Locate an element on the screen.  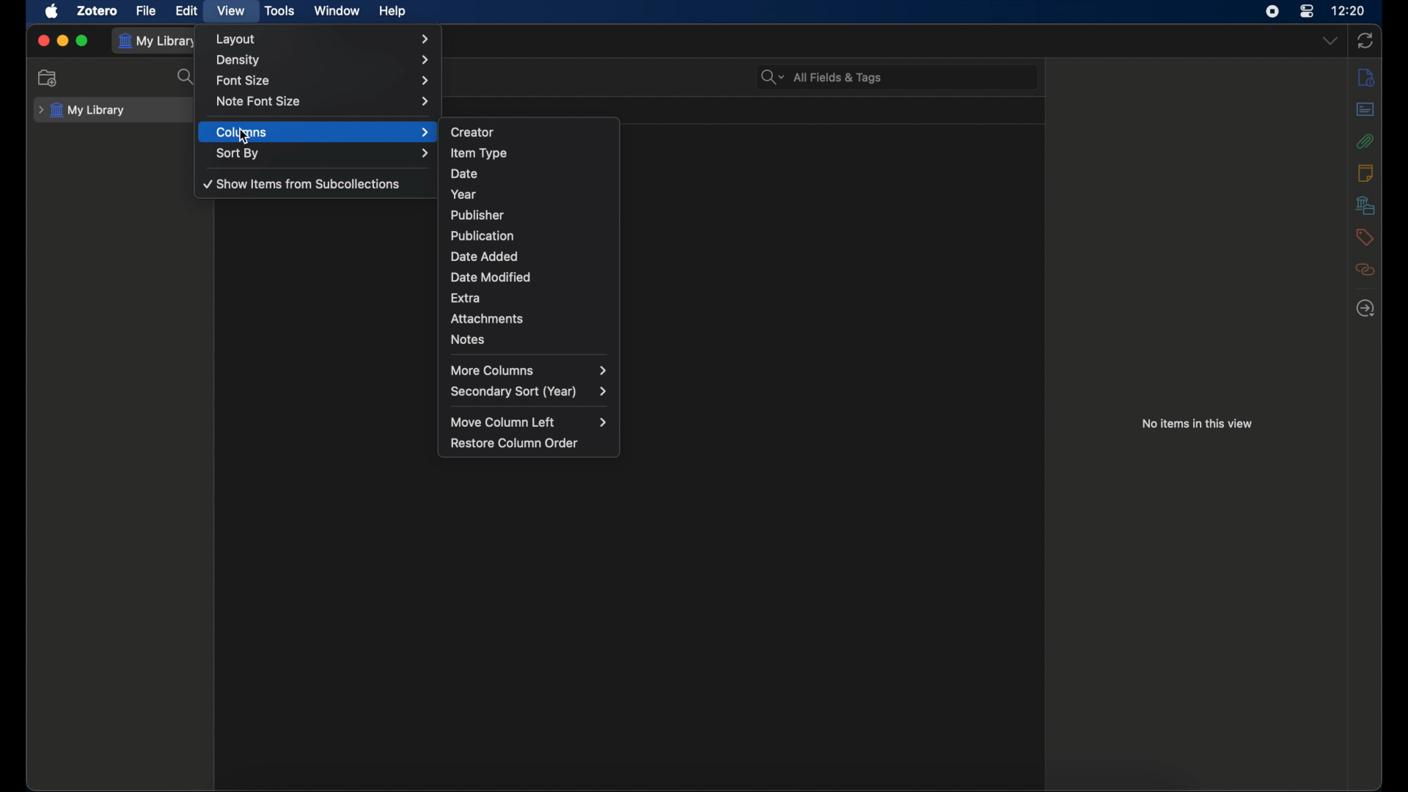
search bar is located at coordinates (820, 77).